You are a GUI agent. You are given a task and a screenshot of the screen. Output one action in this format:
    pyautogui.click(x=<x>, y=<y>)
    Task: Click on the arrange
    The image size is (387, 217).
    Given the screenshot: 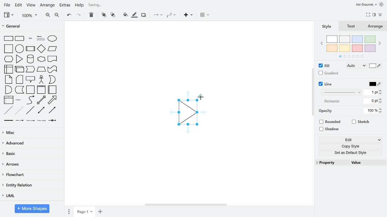 What is the action you would take?
    pyautogui.click(x=377, y=26)
    